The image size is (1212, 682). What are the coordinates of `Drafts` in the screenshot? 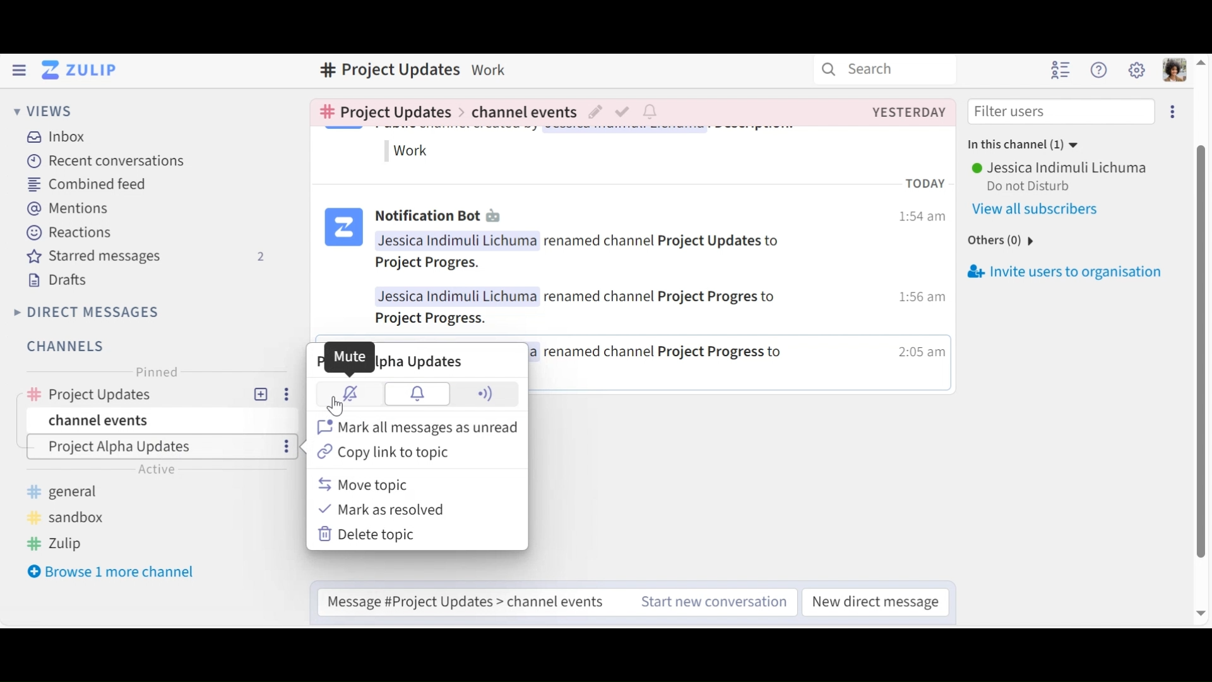 It's located at (57, 280).